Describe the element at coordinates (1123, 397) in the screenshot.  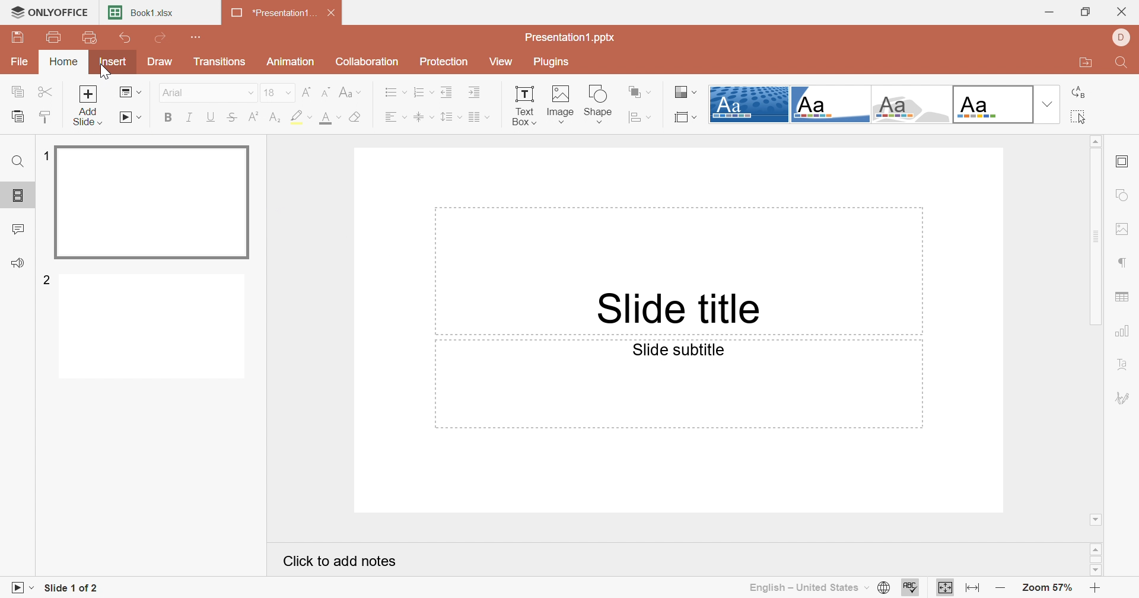
I see `Signature settings` at that location.